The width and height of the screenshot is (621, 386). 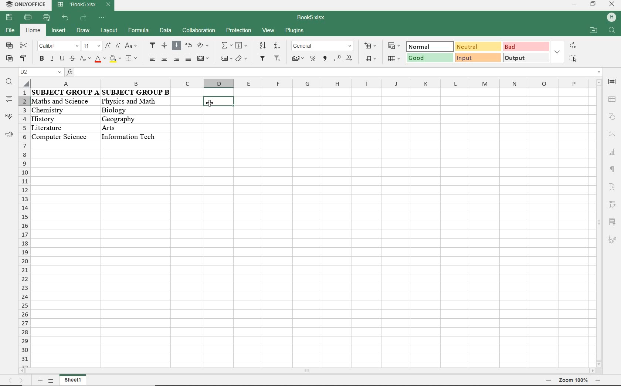 What do you see at coordinates (612, 116) in the screenshot?
I see `shape` at bounding box center [612, 116].